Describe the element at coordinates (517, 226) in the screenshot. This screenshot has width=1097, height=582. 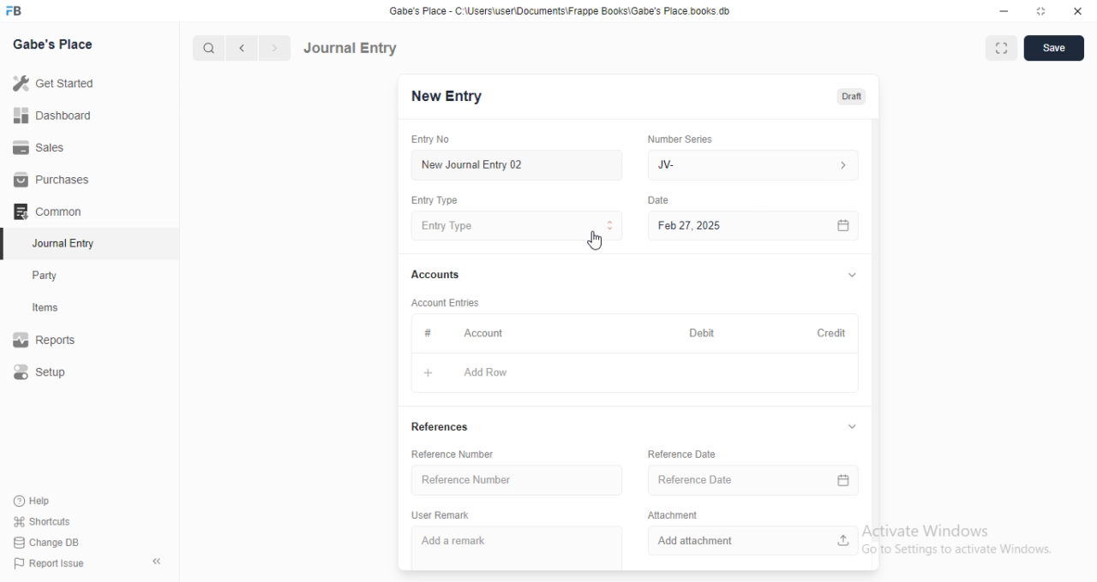
I see `Entry Type` at that location.